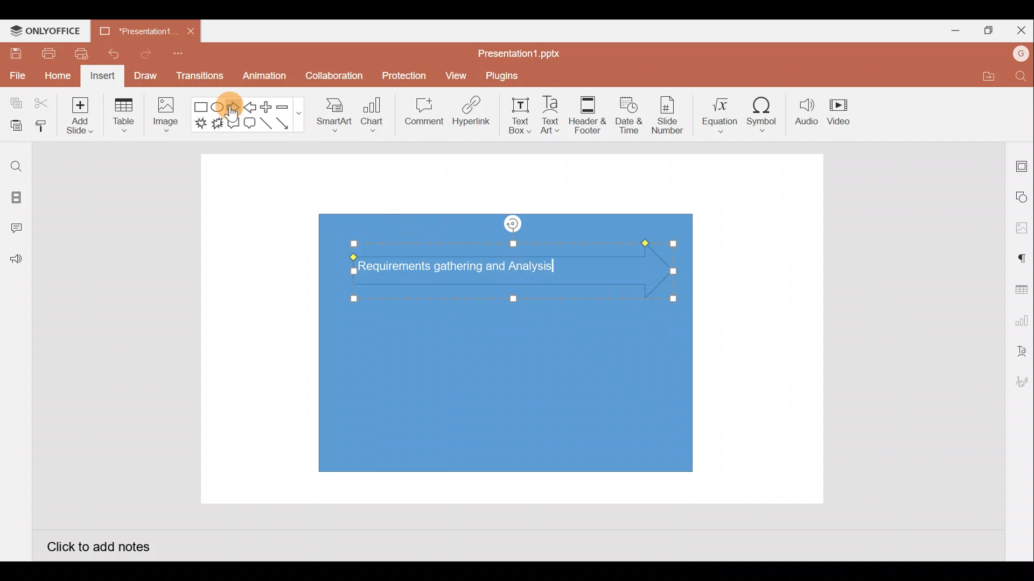 This screenshot has width=1034, height=581. I want to click on Table settings, so click(1019, 288).